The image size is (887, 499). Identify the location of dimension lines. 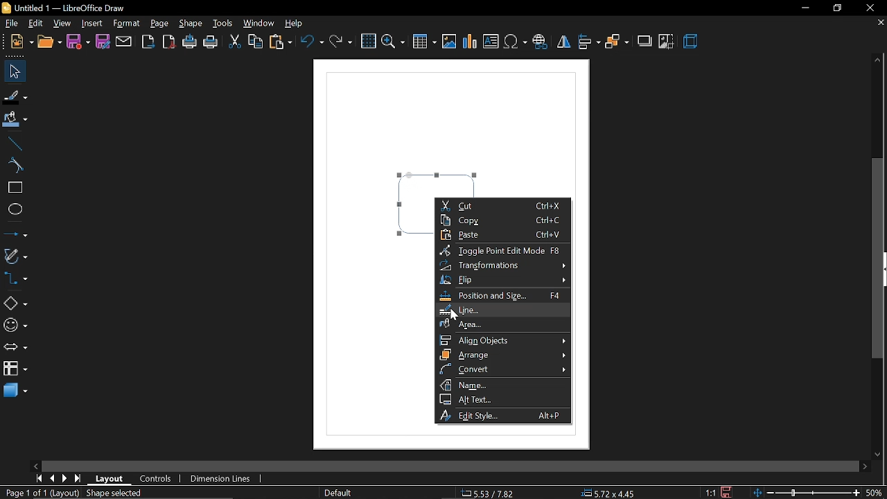
(221, 480).